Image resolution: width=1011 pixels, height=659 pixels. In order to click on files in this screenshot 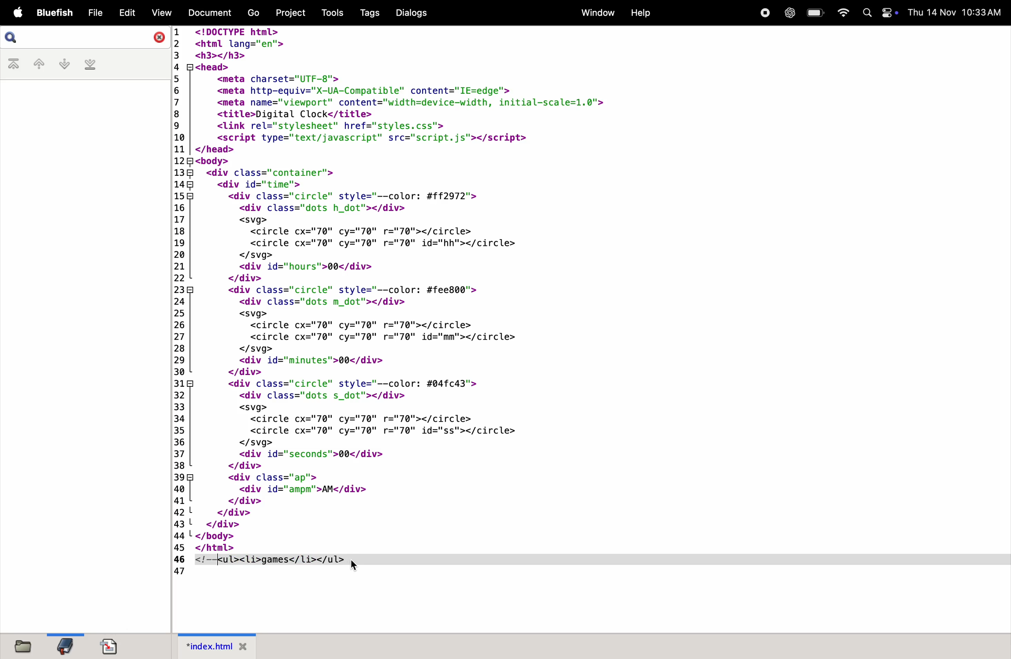, I will do `click(25, 647)`.